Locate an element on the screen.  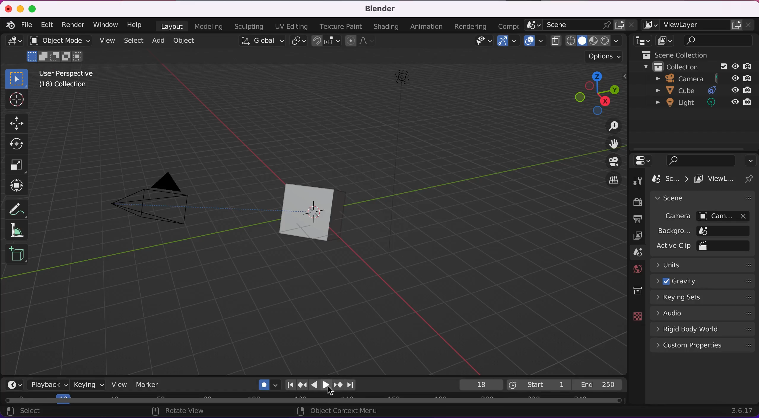
options is located at coordinates (603, 56).